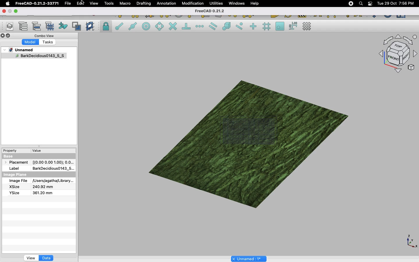  What do you see at coordinates (361, 3) in the screenshot?
I see `Search` at bounding box center [361, 3].